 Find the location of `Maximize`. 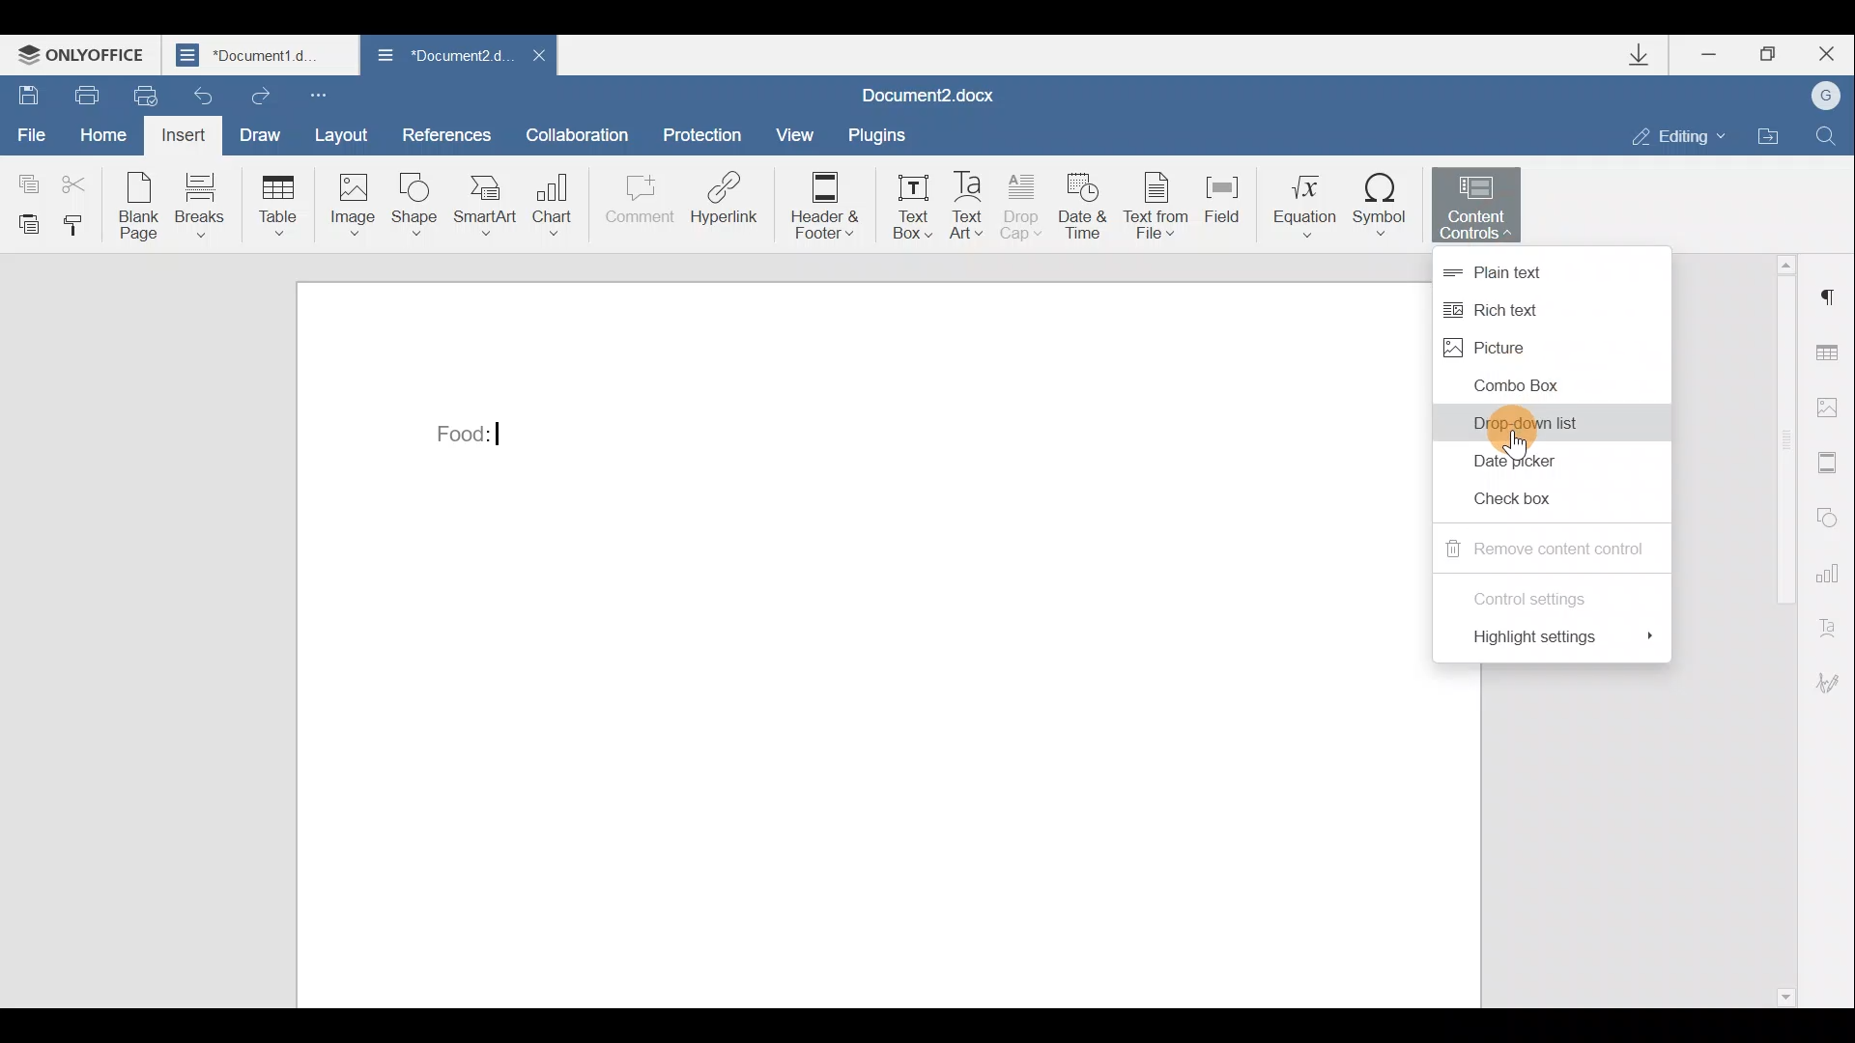

Maximize is located at coordinates (1769, 55).